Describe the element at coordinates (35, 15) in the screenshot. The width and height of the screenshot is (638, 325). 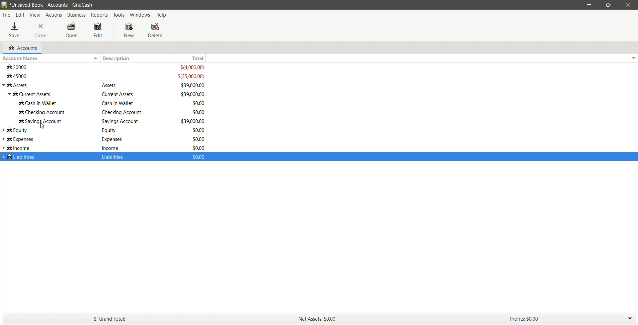
I see `View` at that location.